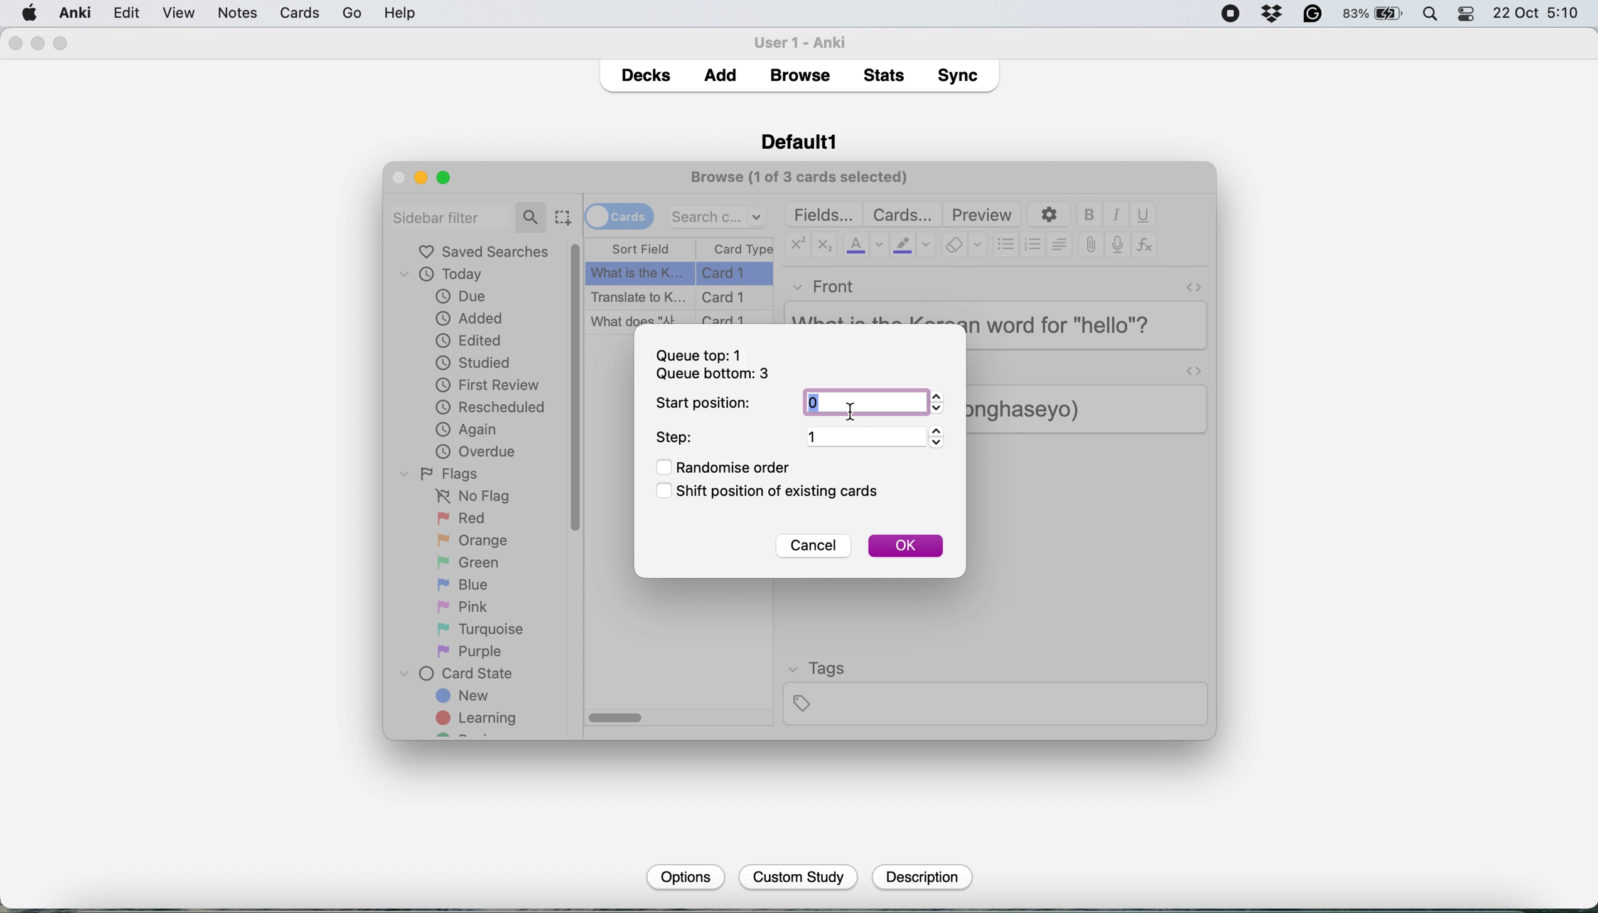 The height and width of the screenshot is (913, 1598). I want to click on maximise, so click(62, 44).